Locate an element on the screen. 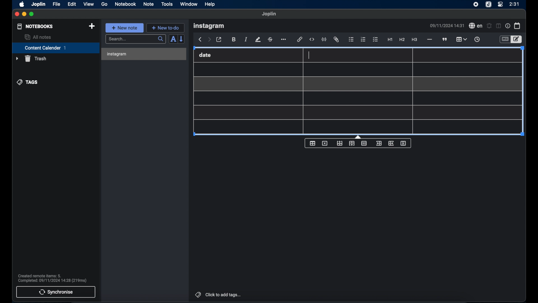 The height and width of the screenshot is (303, 538). heading 3 is located at coordinates (414, 40).